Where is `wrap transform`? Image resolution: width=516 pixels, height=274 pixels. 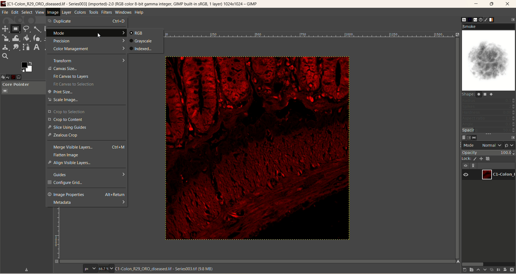
wrap transform is located at coordinates (16, 38).